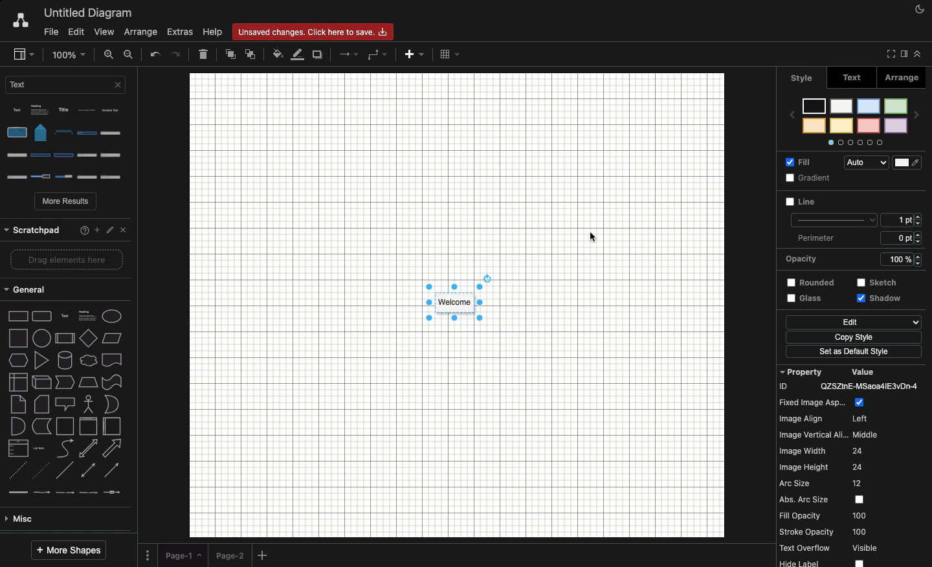 The width and height of the screenshot is (932, 567). I want to click on Fill, so click(805, 164).